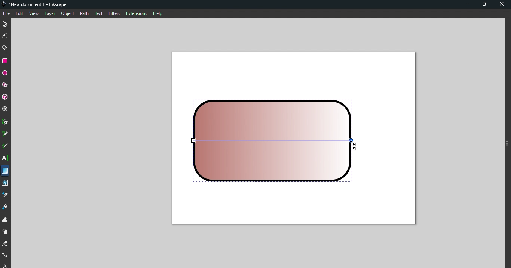 The image size is (511, 268). What do you see at coordinates (7, 13) in the screenshot?
I see `File` at bounding box center [7, 13].